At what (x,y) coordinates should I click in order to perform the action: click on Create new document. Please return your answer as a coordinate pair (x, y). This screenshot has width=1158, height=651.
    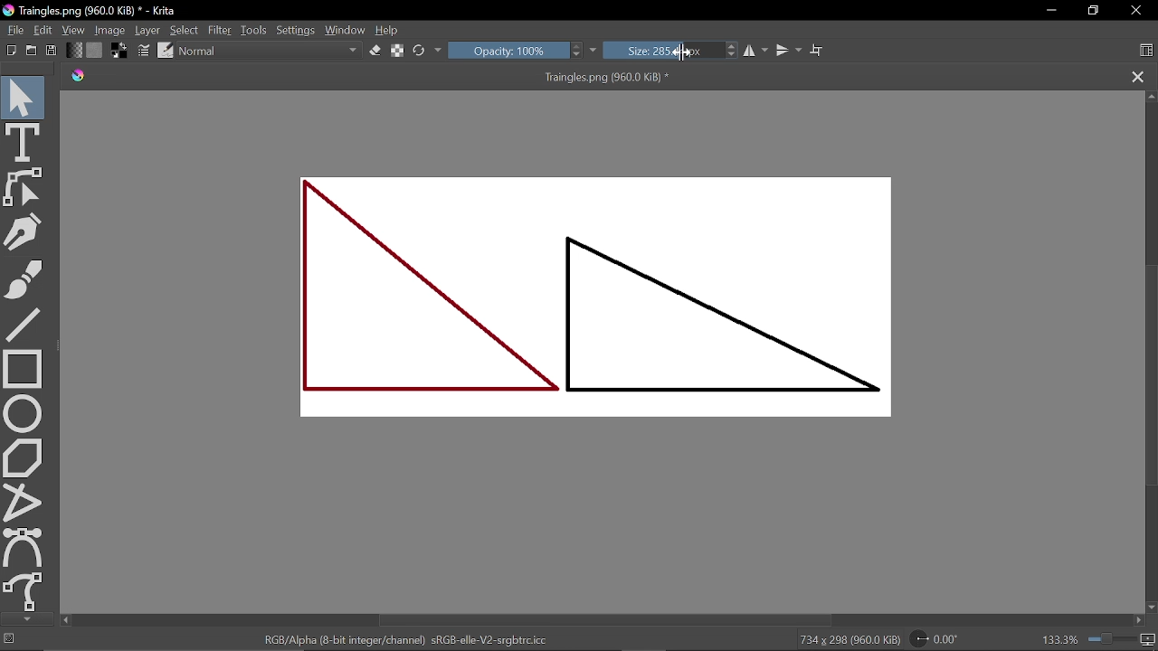
    Looking at the image, I should click on (12, 50).